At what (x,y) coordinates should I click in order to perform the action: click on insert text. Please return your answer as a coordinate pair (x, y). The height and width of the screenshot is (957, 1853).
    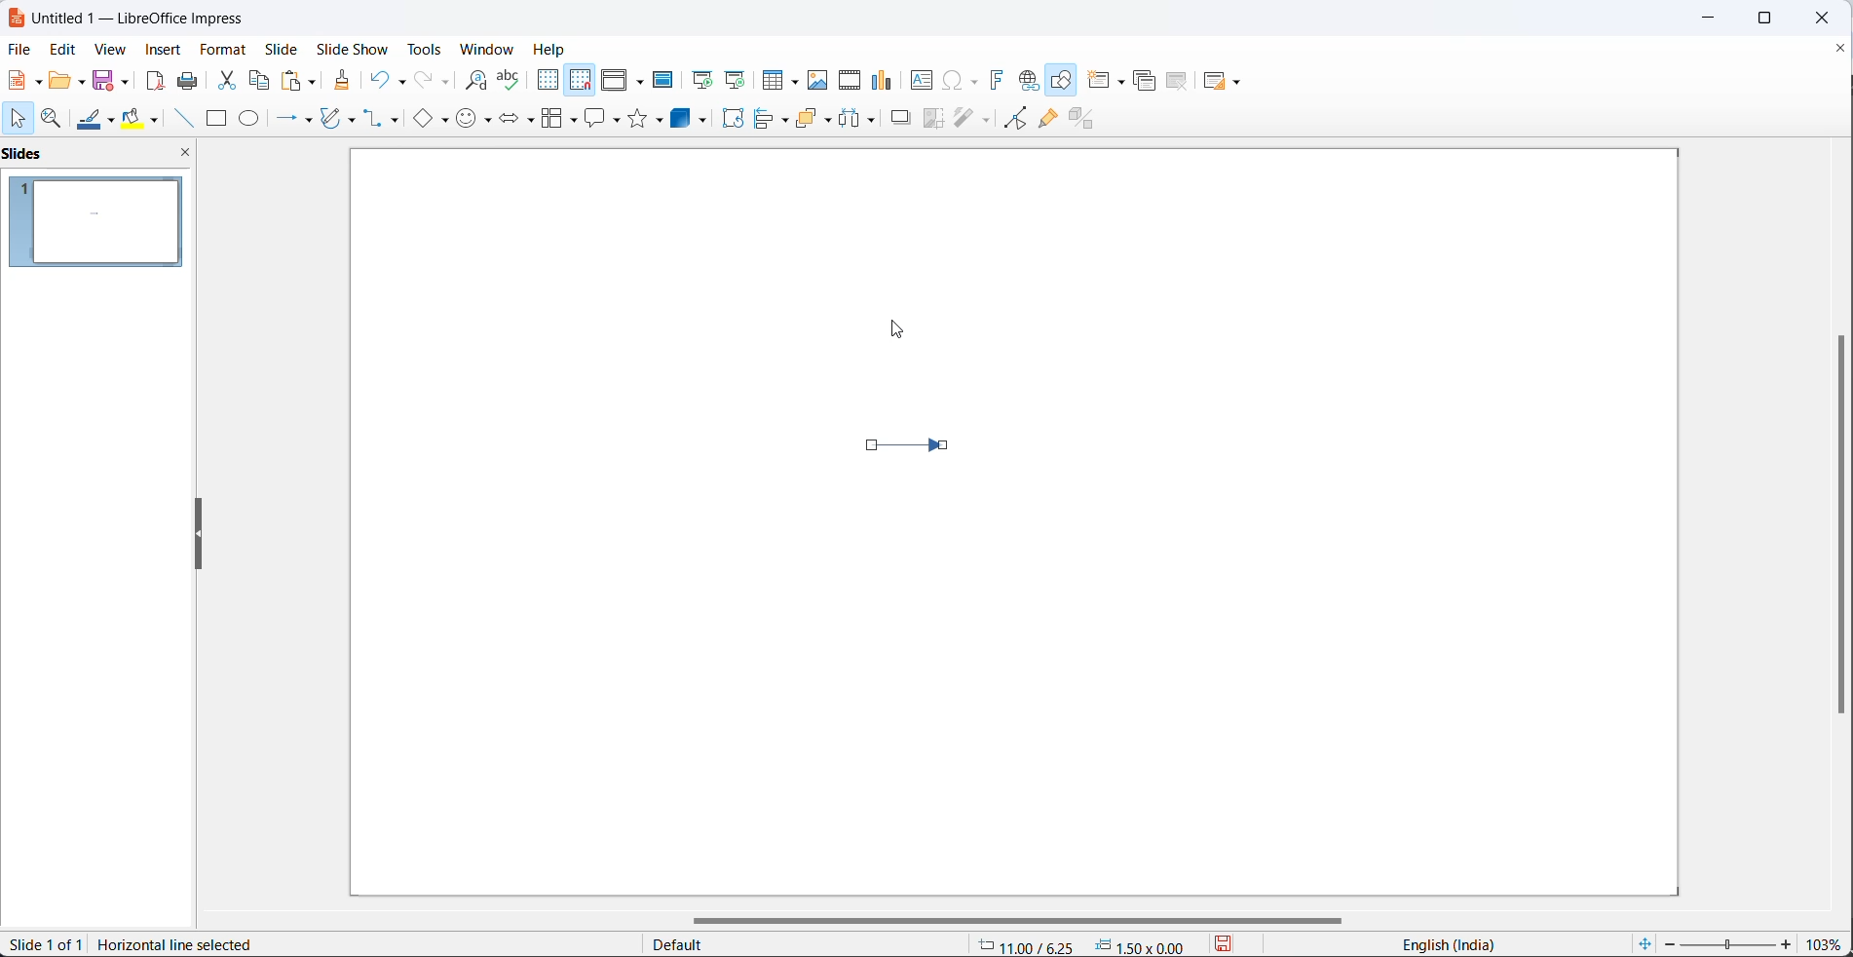
    Looking at the image, I should click on (918, 79).